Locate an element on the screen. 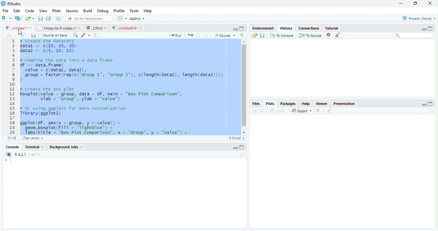  Show document outline is located at coordinates (242, 35).